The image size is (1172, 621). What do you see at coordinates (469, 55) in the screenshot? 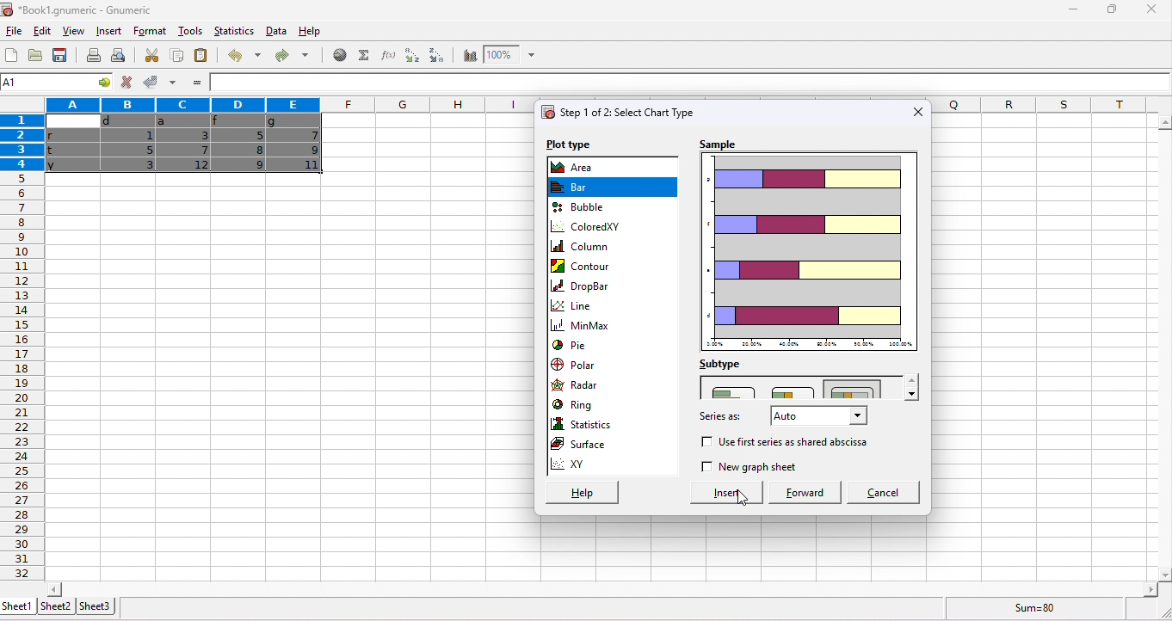
I see `chart` at bounding box center [469, 55].